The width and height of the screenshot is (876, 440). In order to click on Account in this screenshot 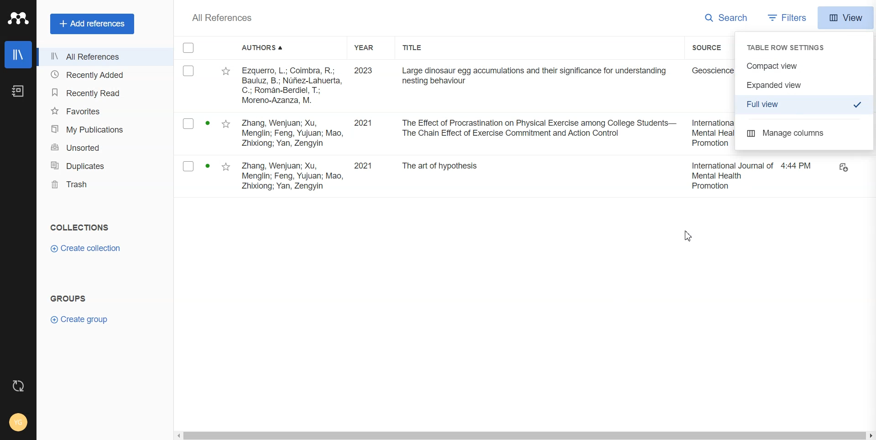, I will do `click(19, 422)`.